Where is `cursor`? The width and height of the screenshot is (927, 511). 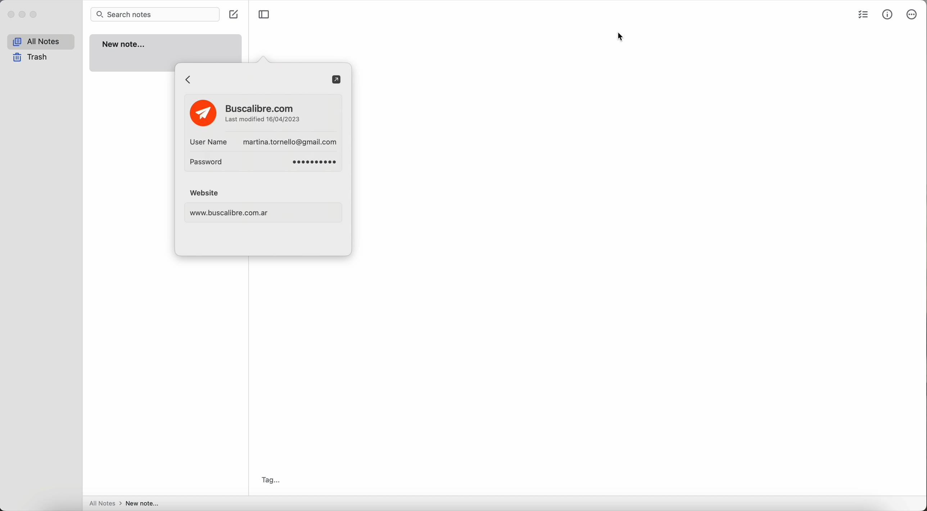
cursor is located at coordinates (619, 38).